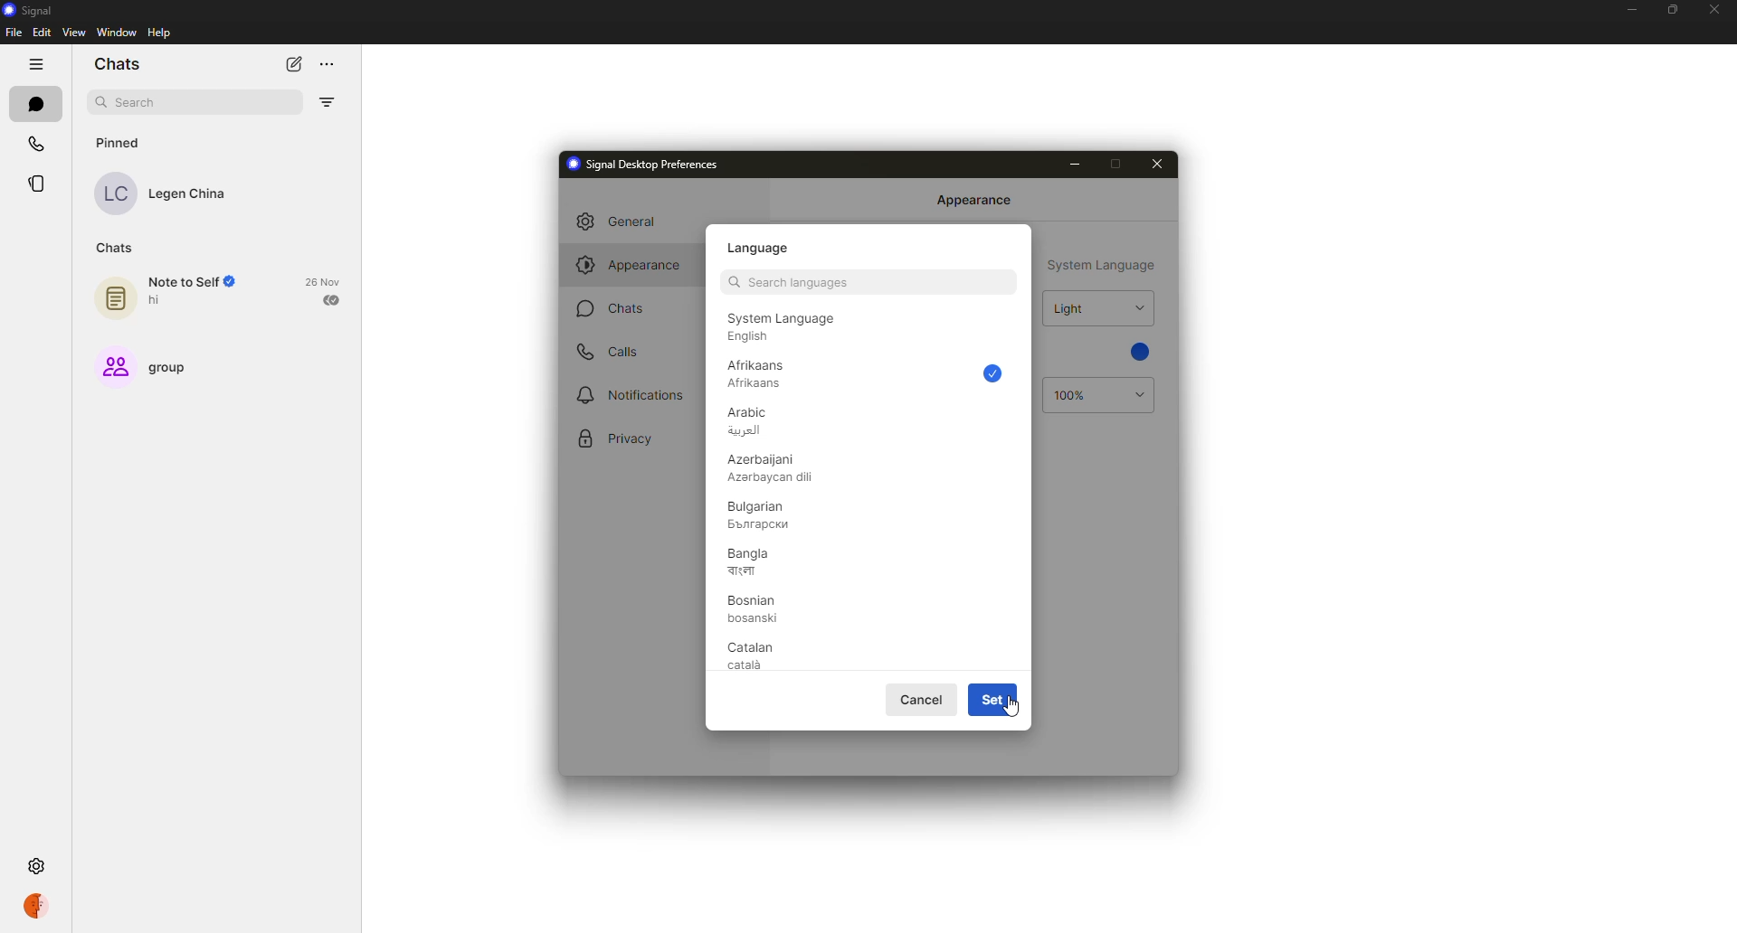 Image resolution: width=1737 pixels, height=933 pixels. I want to click on bulgarian, so click(762, 514).